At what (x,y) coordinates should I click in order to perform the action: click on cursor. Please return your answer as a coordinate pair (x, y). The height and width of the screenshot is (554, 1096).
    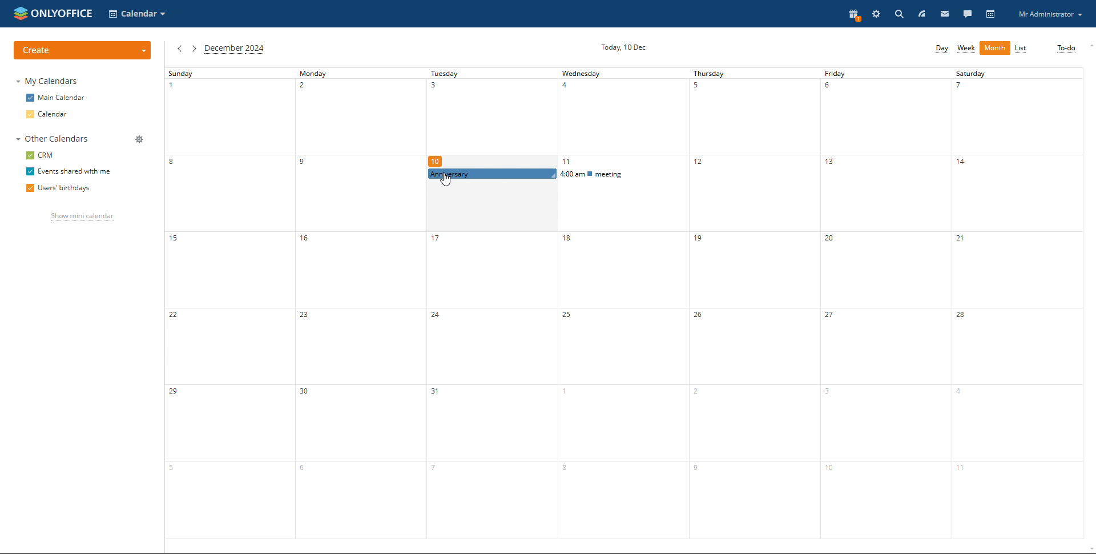
    Looking at the image, I should click on (446, 181).